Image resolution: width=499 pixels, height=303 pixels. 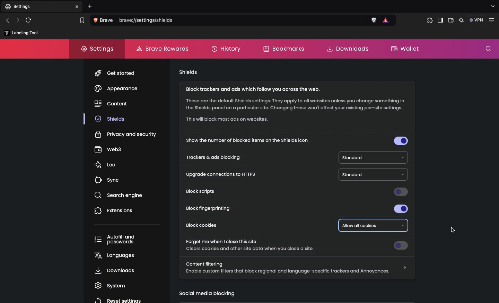 What do you see at coordinates (373, 20) in the screenshot?
I see `brave shields` at bounding box center [373, 20].